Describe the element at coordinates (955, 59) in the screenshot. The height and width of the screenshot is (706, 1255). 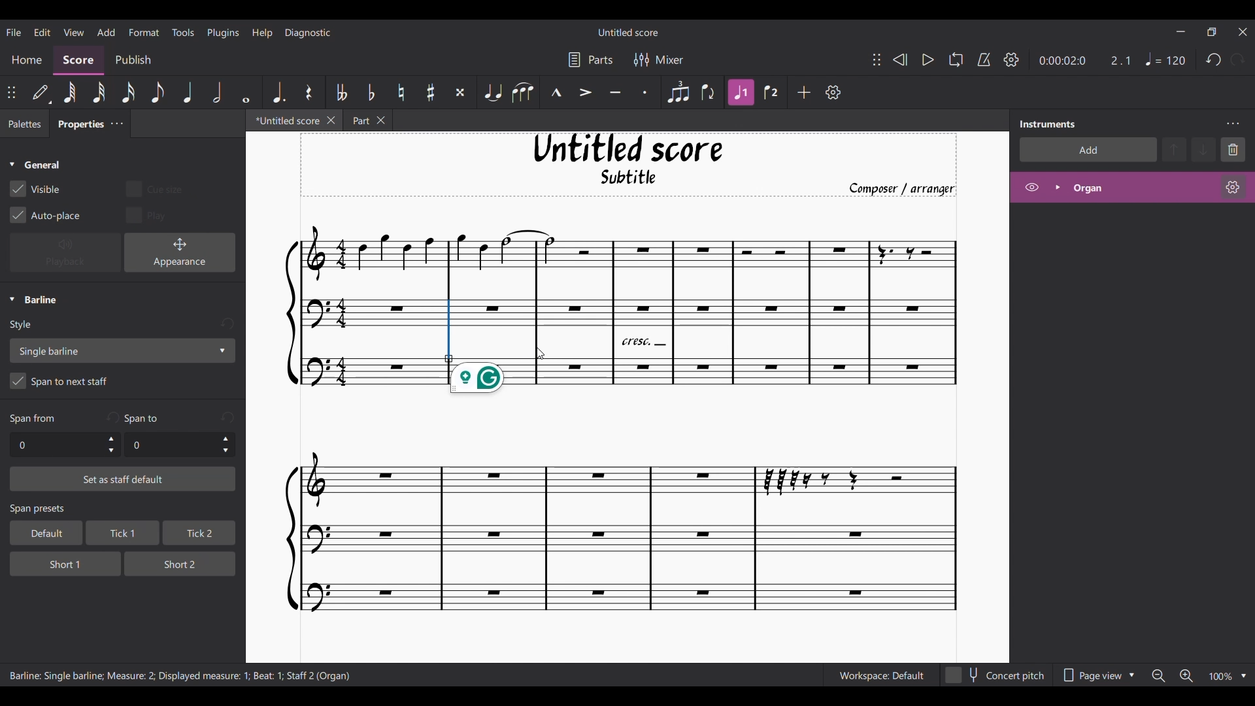
I see `Looping playback` at that location.